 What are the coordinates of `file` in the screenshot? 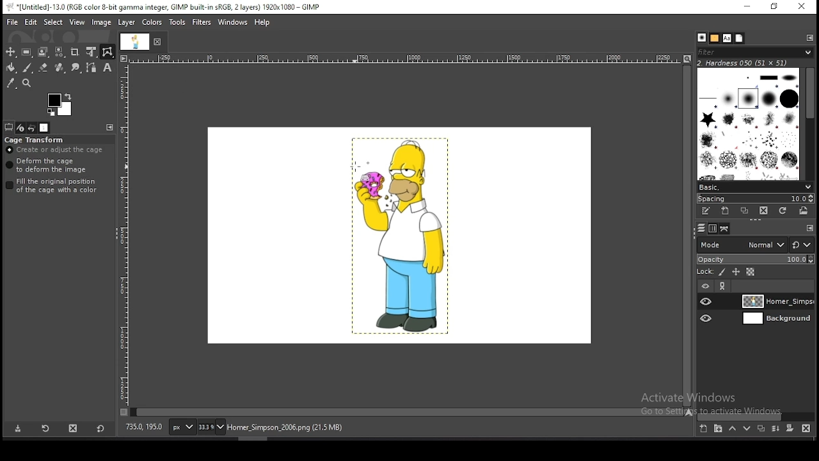 It's located at (12, 21).